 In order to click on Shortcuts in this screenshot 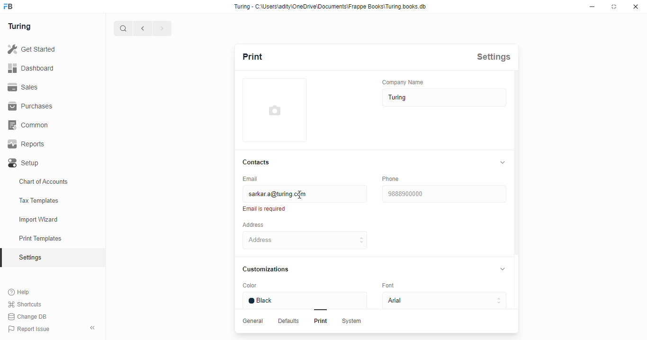, I will do `click(27, 304)`.